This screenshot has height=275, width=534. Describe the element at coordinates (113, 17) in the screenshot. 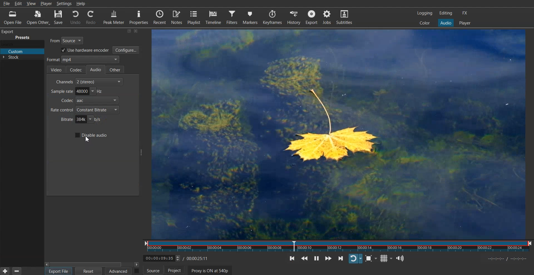

I see `Peak Meter` at that location.